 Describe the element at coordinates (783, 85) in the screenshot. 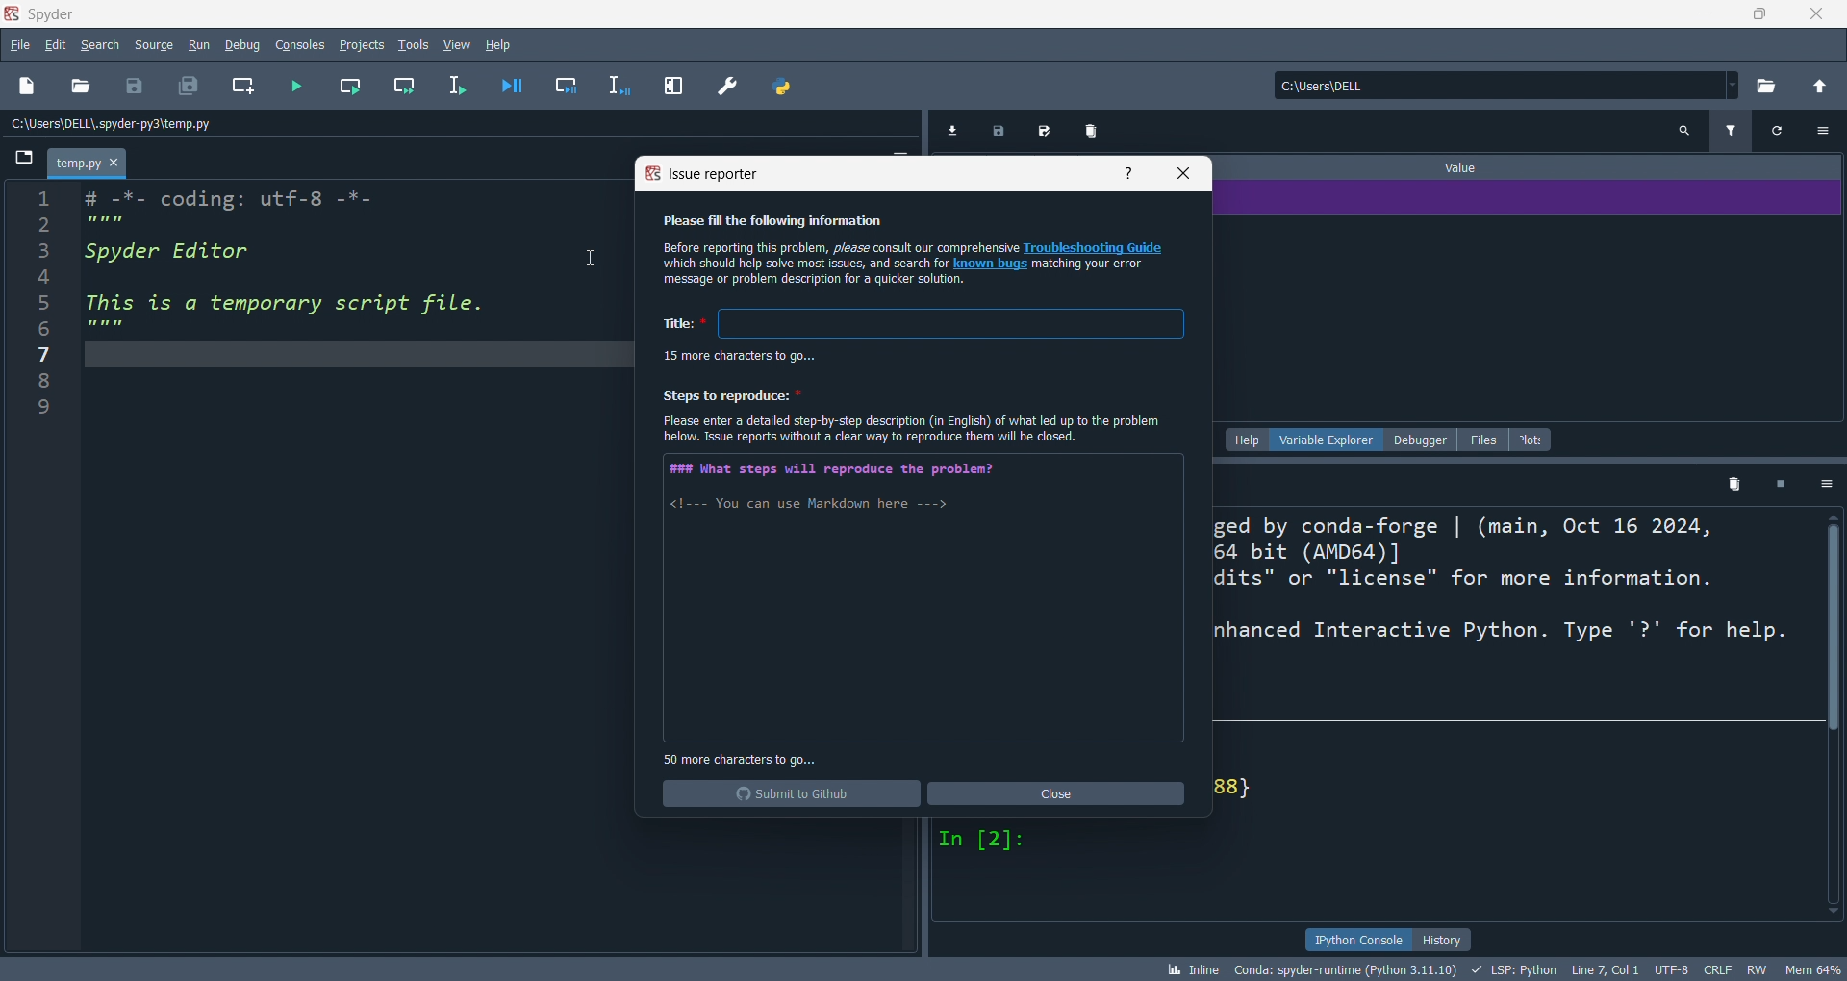

I see `python path manager` at that location.